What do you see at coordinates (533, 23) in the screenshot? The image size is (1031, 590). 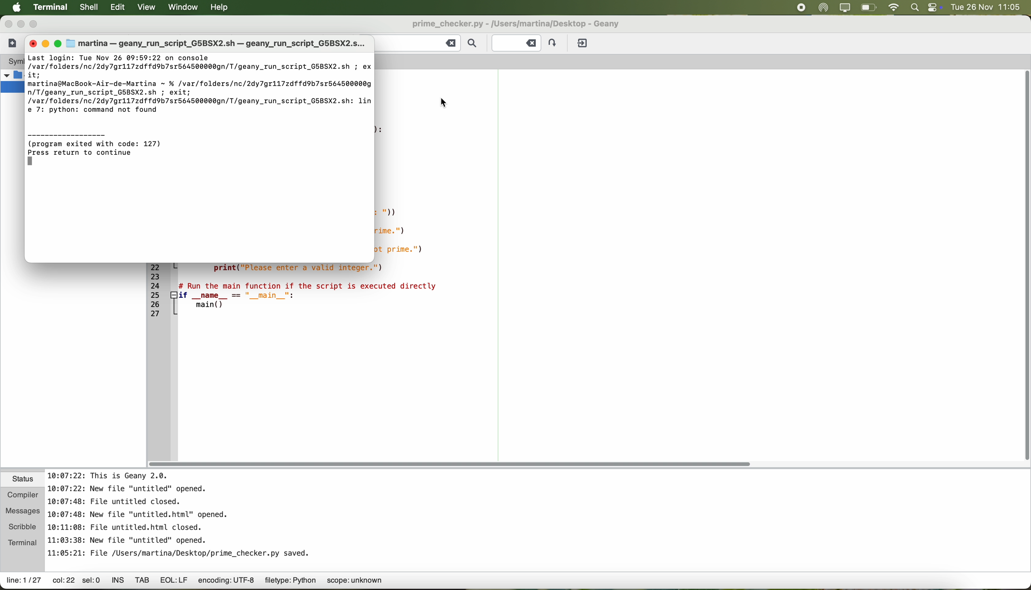 I see `file name` at bounding box center [533, 23].